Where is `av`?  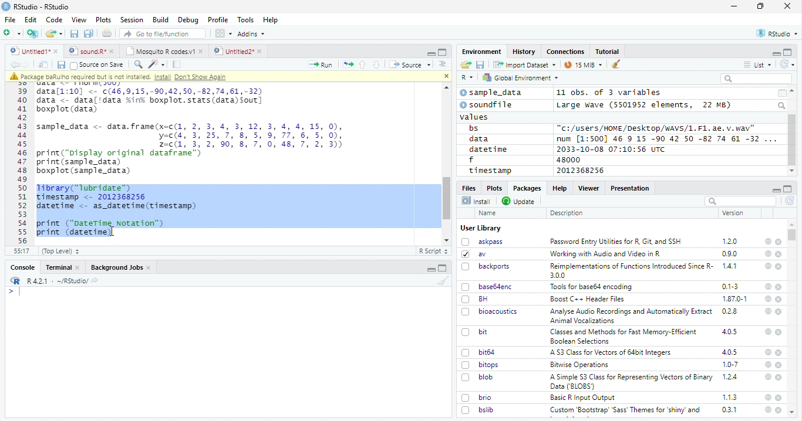
av is located at coordinates (474, 253).